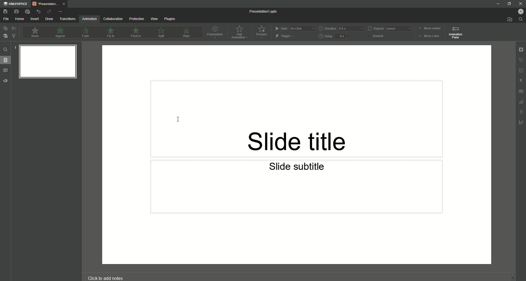 Image resolution: width=526 pixels, height=281 pixels. Describe the element at coordinates (521, 102) in the screenshot. I see `Chart Settings` at that location.